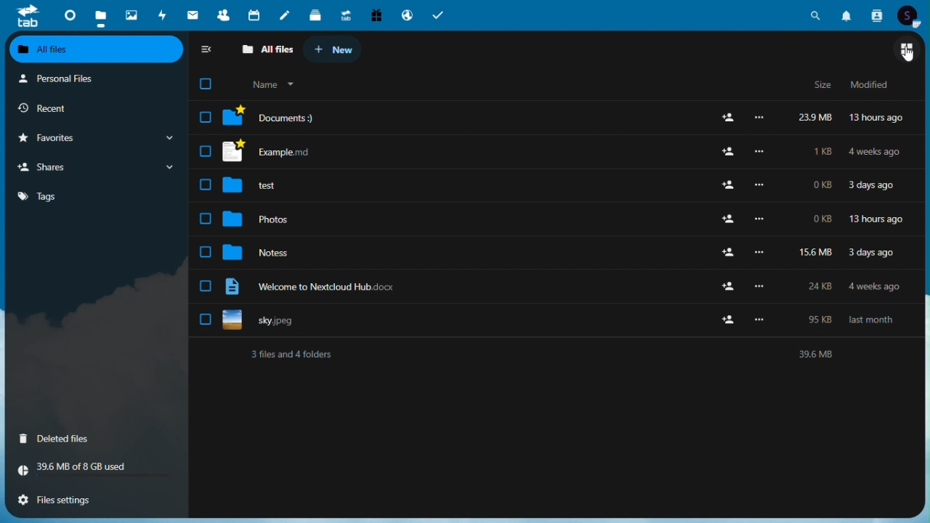 This screenshot has width=930, height=523. Describe the element at coordinates (875, 219) in the screenshot. I see `13 hours ago` at that location.